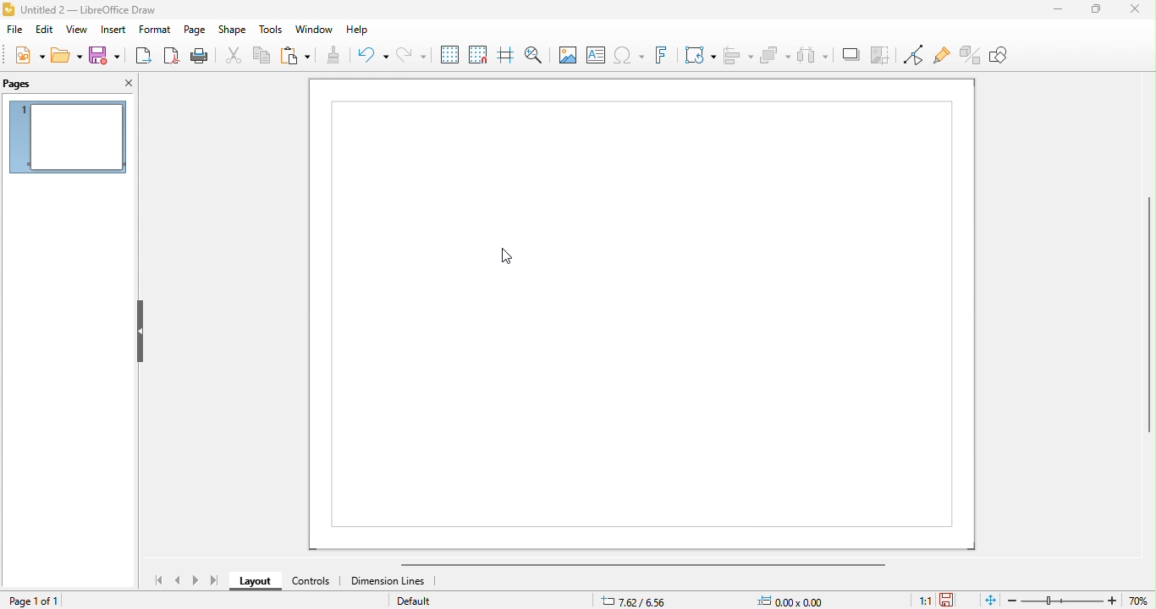 This screenshot has height=609, width=1156. Describe the element at coordinates (941, 57) in the screenshot. I see `show gulepoint functions` at that location.